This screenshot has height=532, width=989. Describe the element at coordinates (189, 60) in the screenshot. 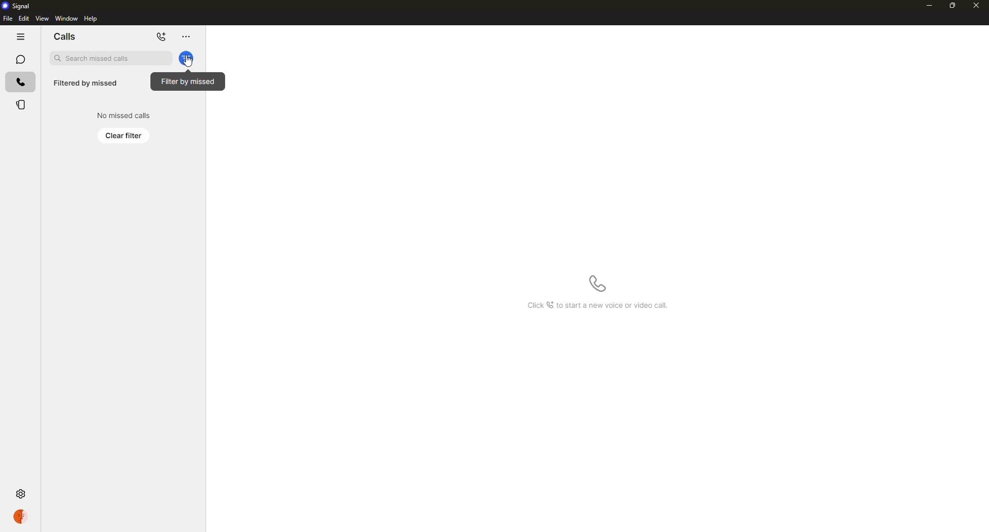

I see `filter by missed` at that location.